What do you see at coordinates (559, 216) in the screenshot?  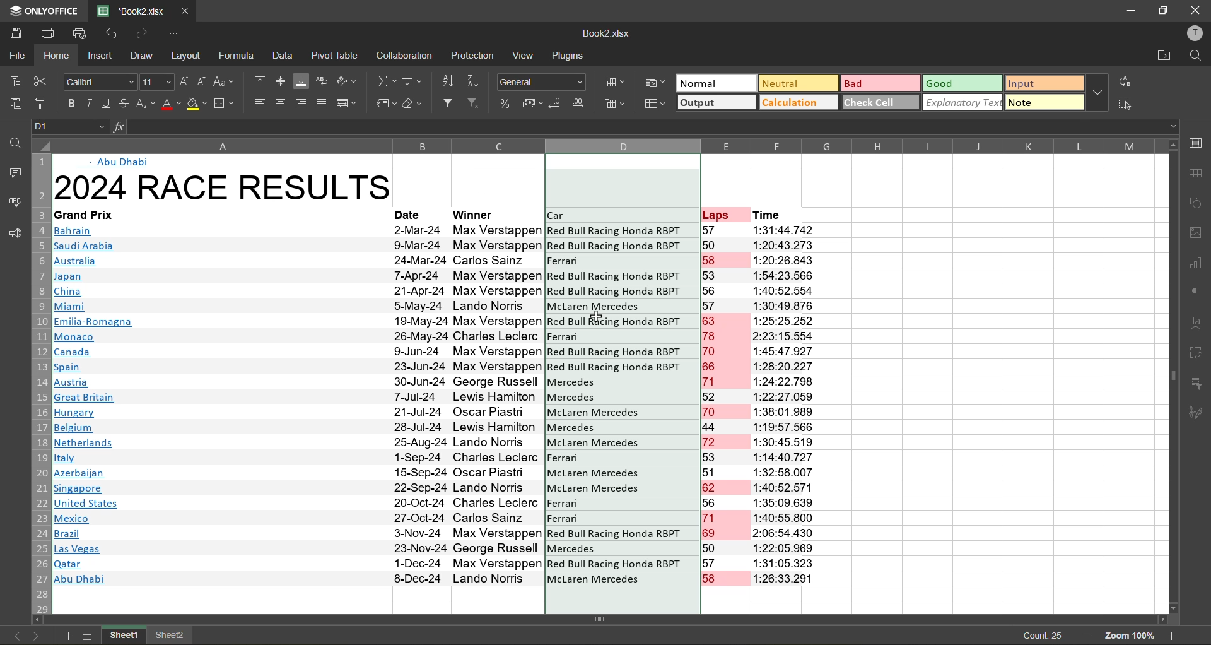 I see `Car` at bounding box center [559, 216].